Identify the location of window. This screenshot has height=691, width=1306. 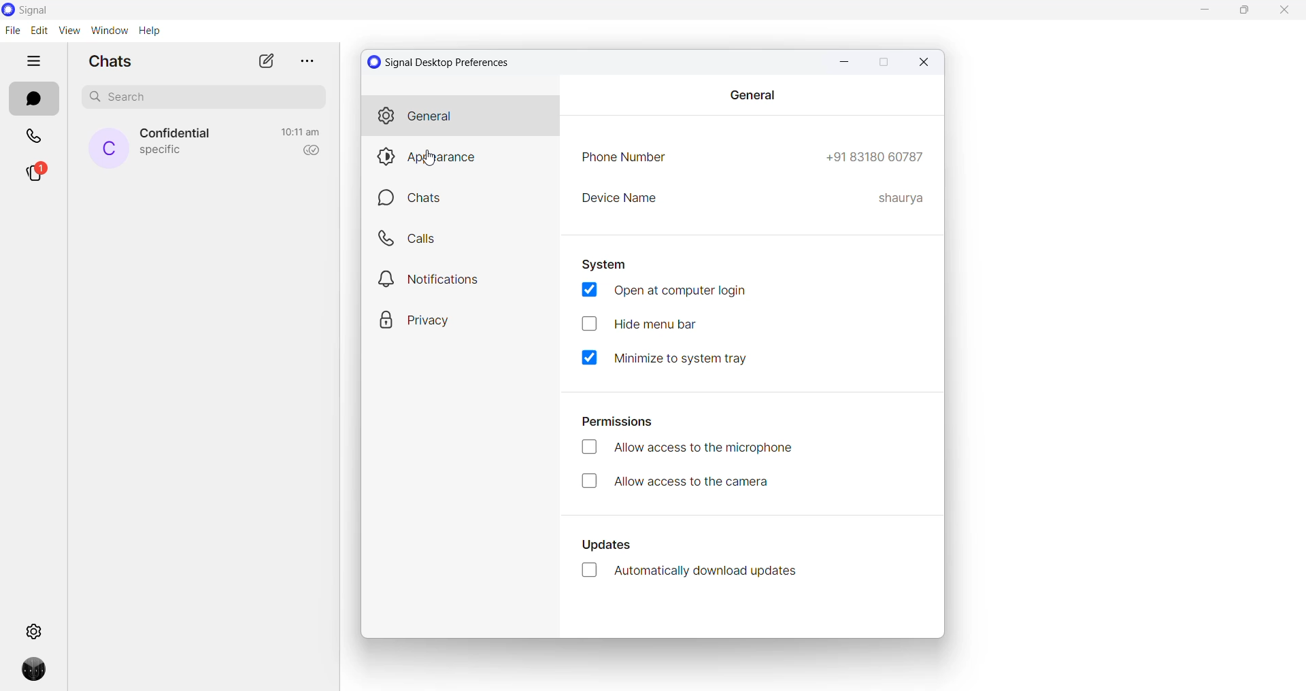
(109, 31).